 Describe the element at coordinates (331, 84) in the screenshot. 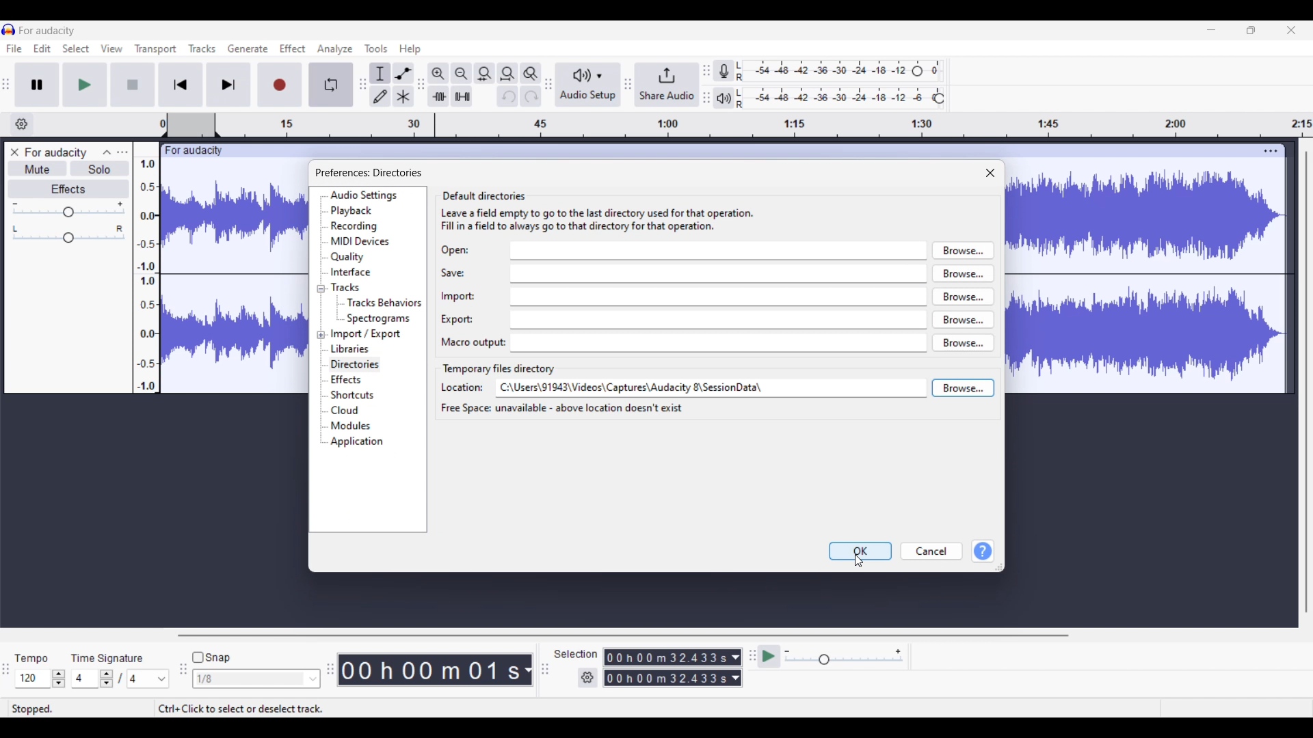

I see `Enable looping` at that location.